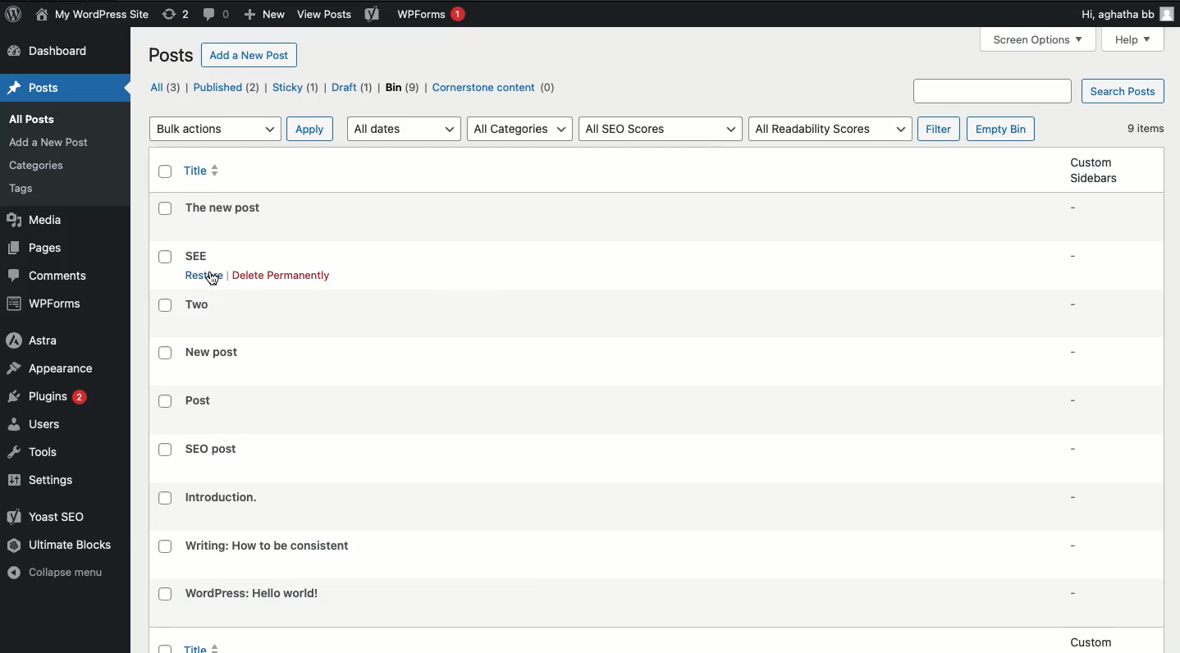 The height and width of the screenshot is (653, 1180). Describe the element at coordinates (165, 546) in the screenshot. I see `Checkbox` at that location.